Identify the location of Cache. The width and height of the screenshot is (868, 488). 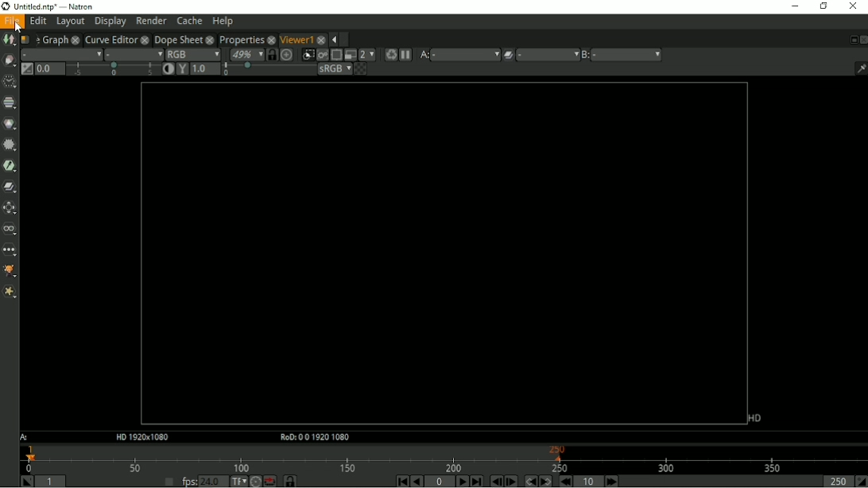
(189, 21).